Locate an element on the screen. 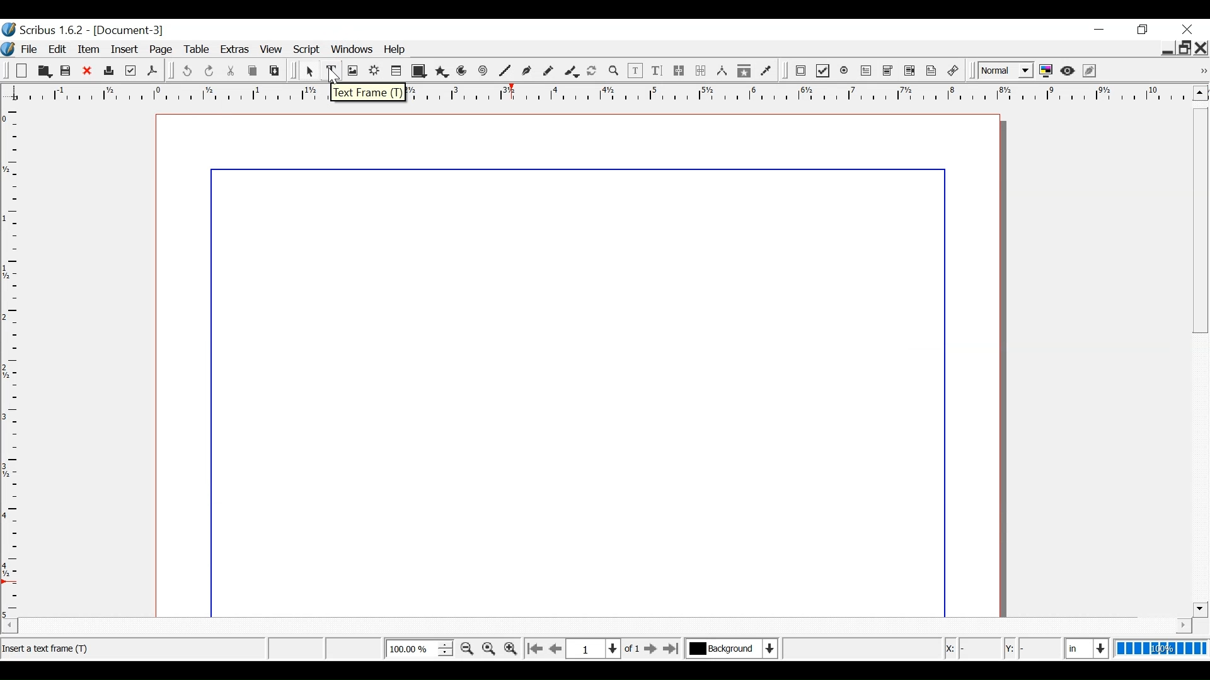 The width and height of the screenshot is (1210, 680). PDF Push Button is located at coordinates (800, 70).